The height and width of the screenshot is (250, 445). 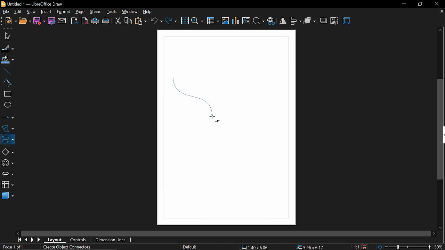 I want to click on Cursor, so click(x=213, y=119).